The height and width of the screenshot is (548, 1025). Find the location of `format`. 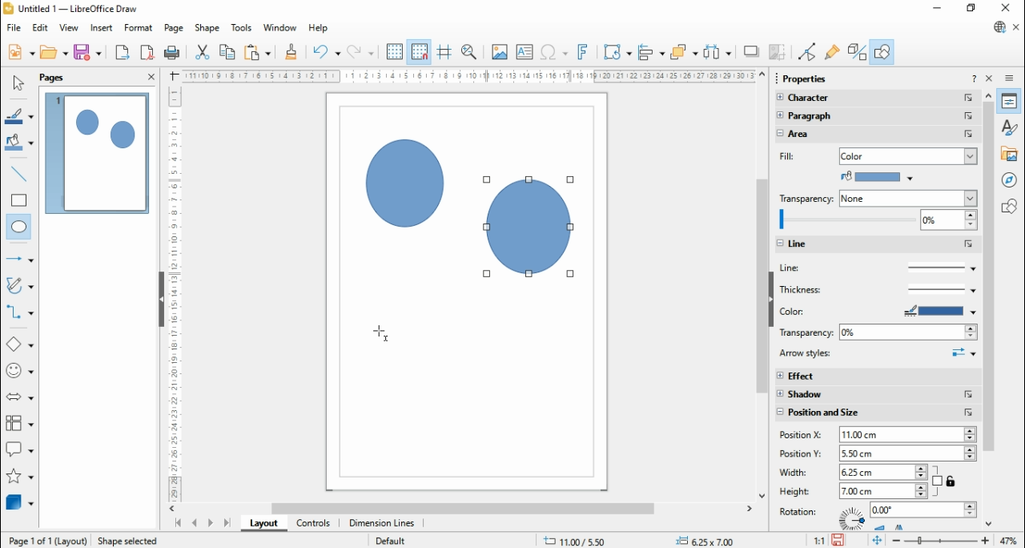

format is located at coordinates (139, 28).